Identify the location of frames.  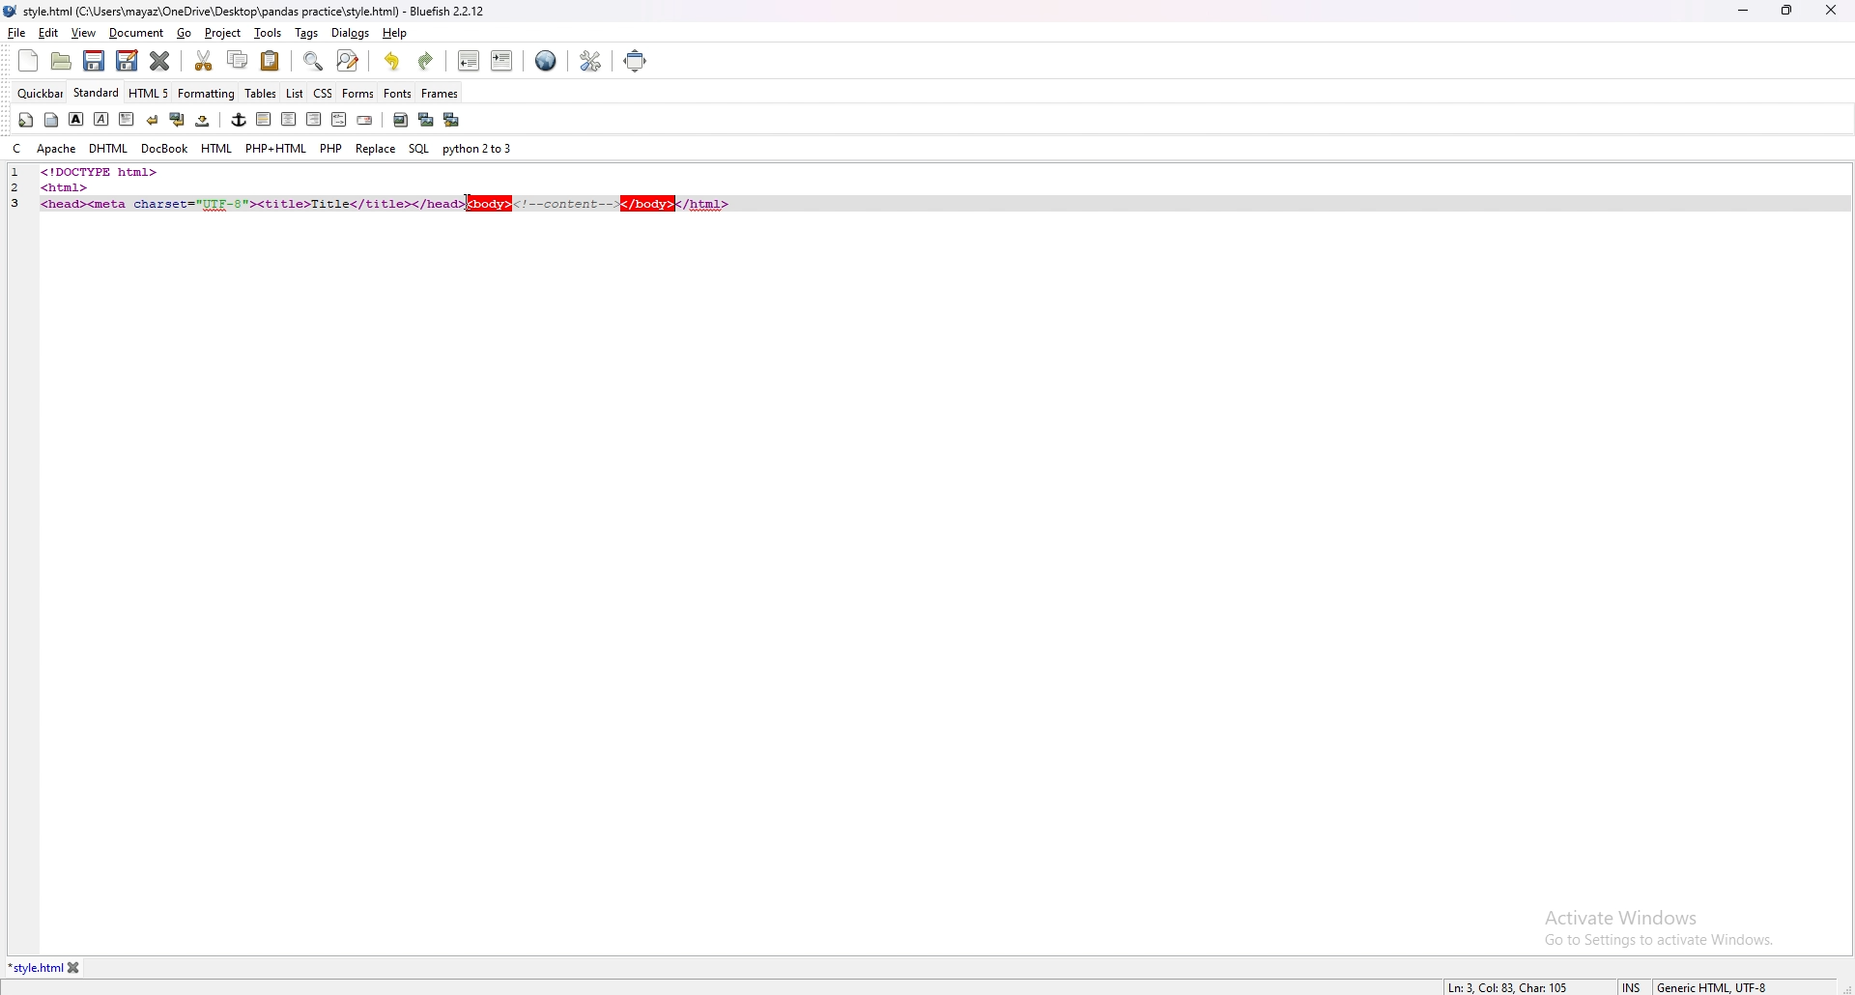
(440, 94).